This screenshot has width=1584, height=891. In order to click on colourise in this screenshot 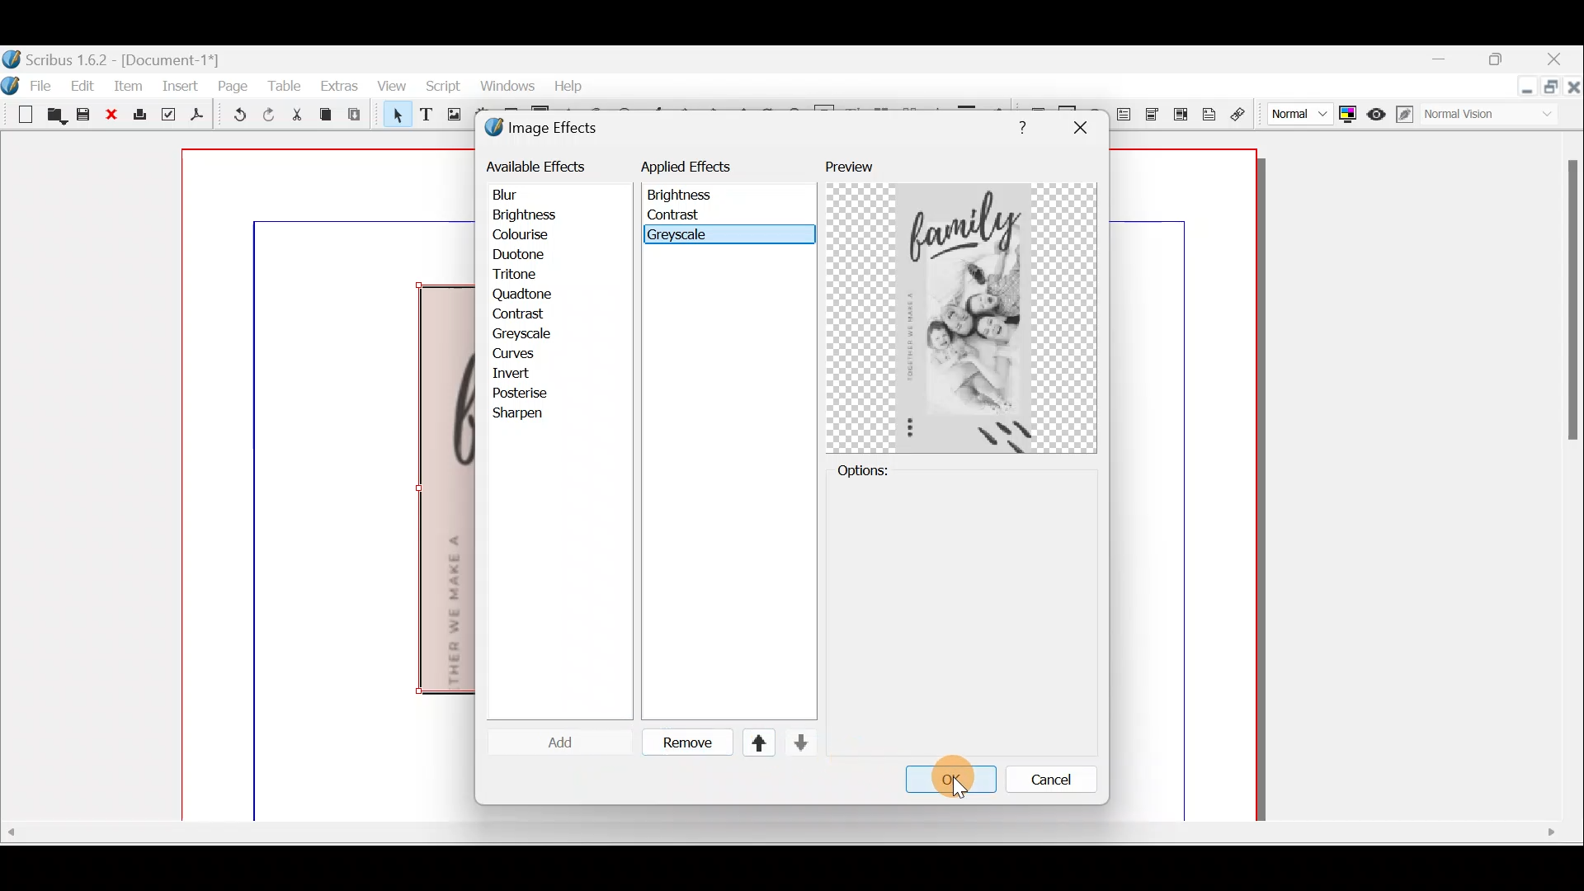, I will do `click(530, 234)`.